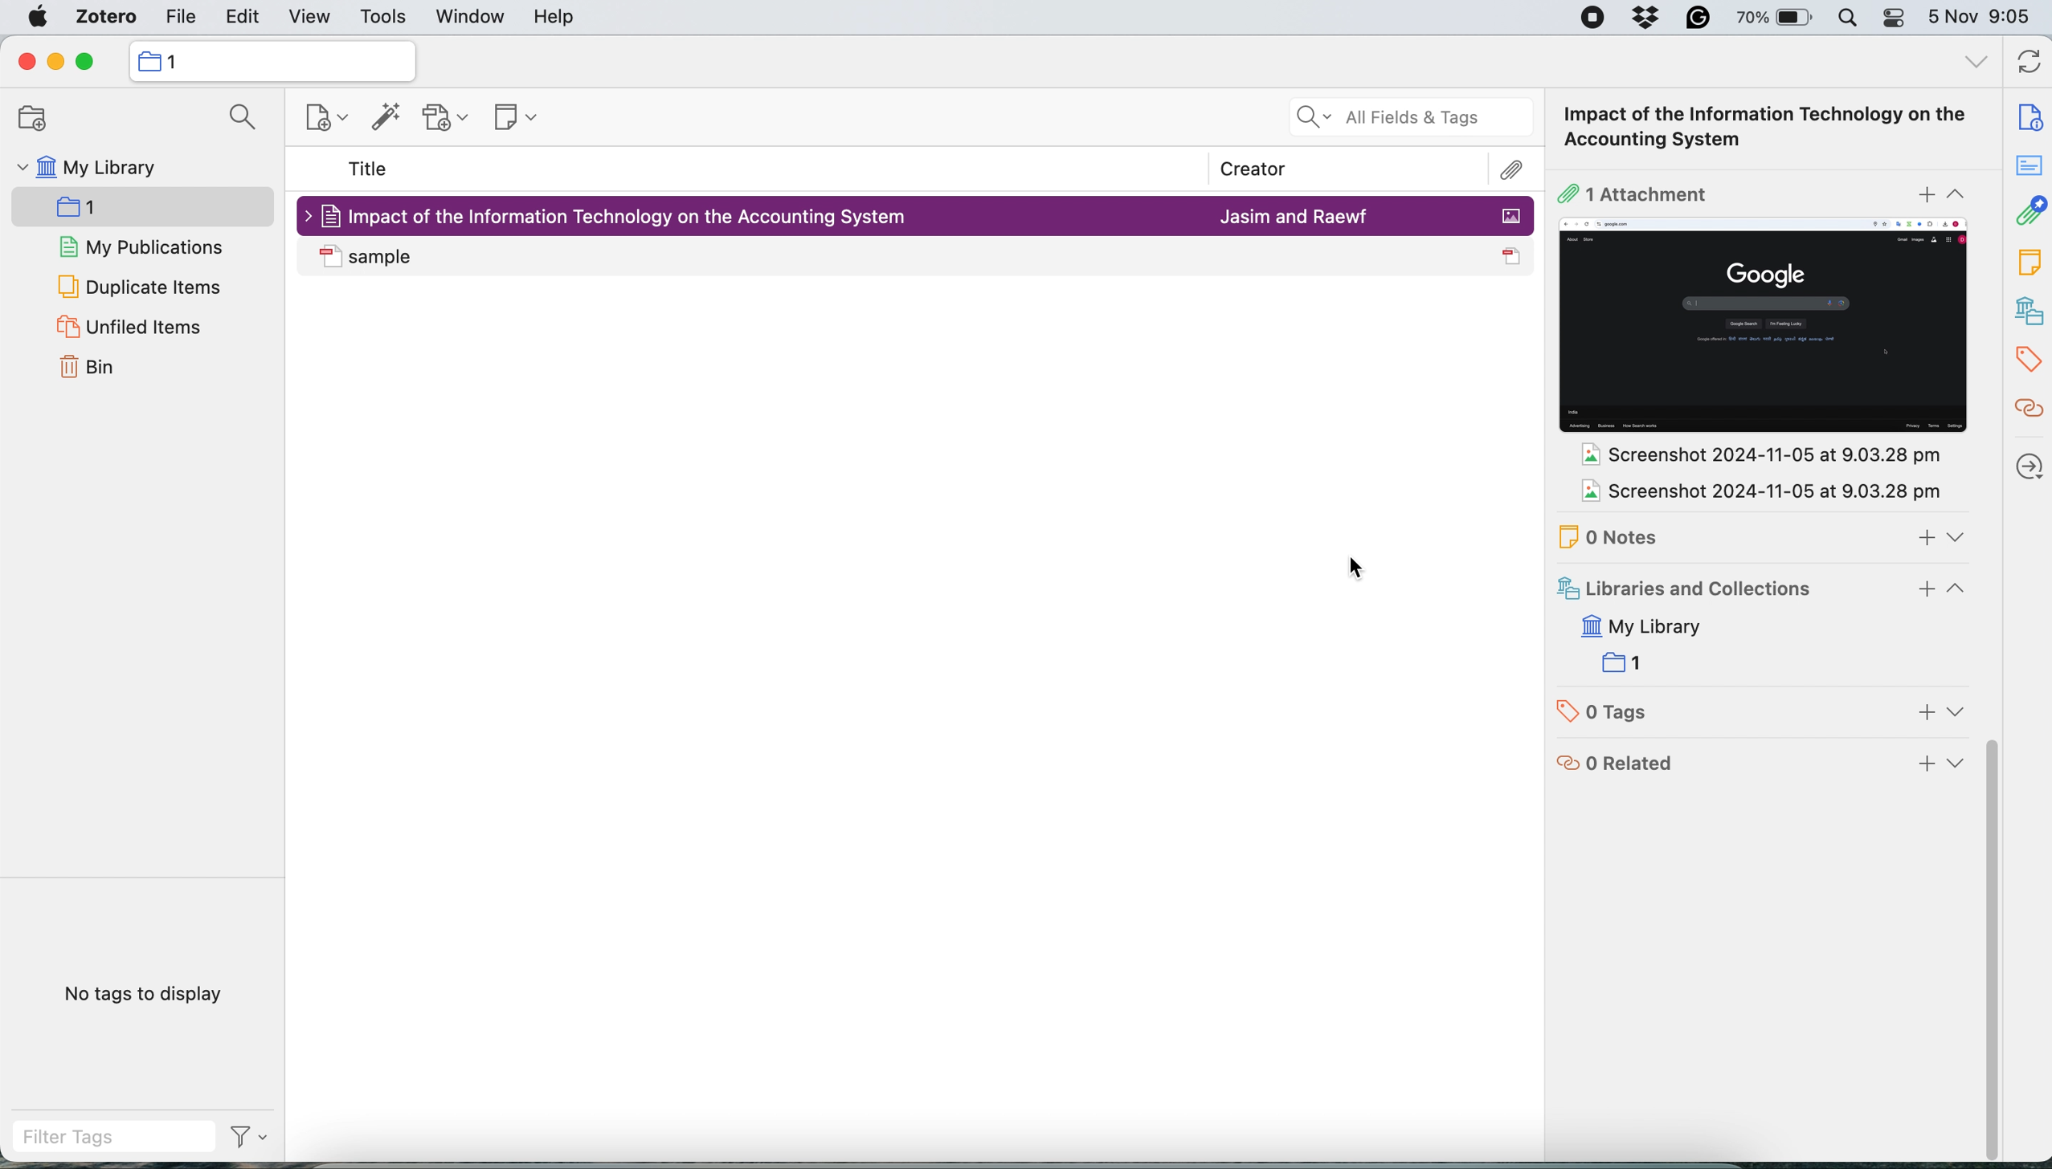 The width and height of the screenshot is (2052, 1169). Describe the element at coordinates (1895, 21) in the screenshot. I see `control center` at that location.